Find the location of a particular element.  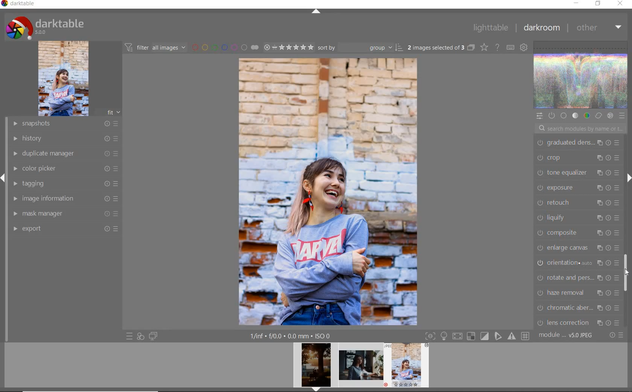

SHOW GLOBAL PREFERENCES is located at coordinates (523, 47).